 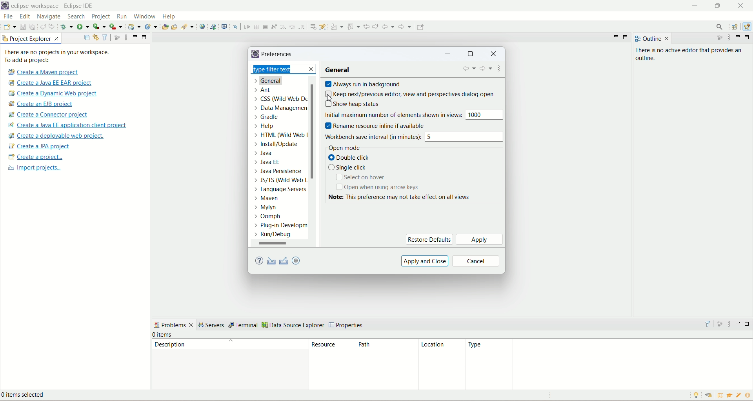 What do you see at coordinates (477, 261) in the screenshot?
I see `cancel` at bounding box center [477, 261].